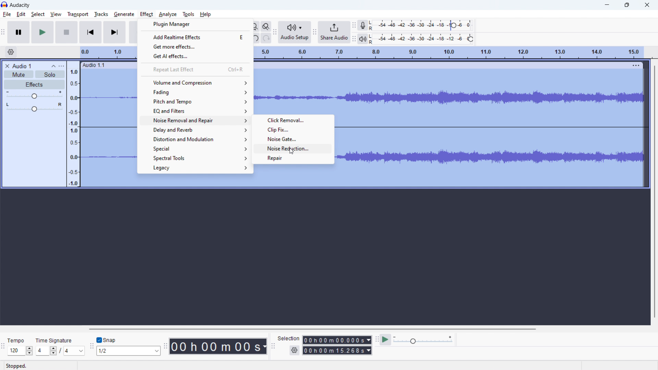 Image resolution: width=658 pixels, height=370 pixels. I want to click on delete audio, so click(7, 66).